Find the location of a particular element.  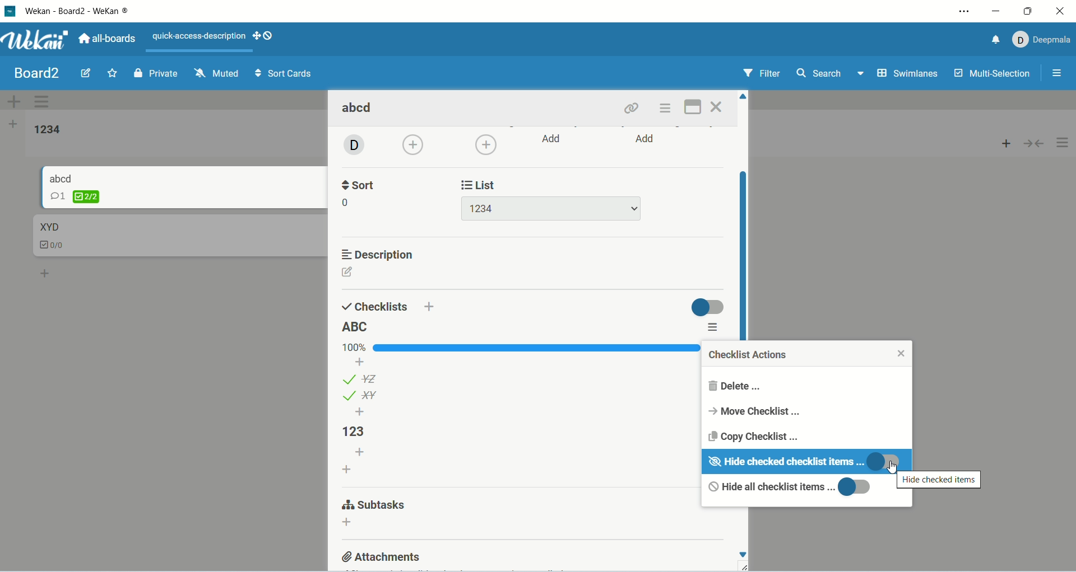

checklist is located at coordinates (57, 246).